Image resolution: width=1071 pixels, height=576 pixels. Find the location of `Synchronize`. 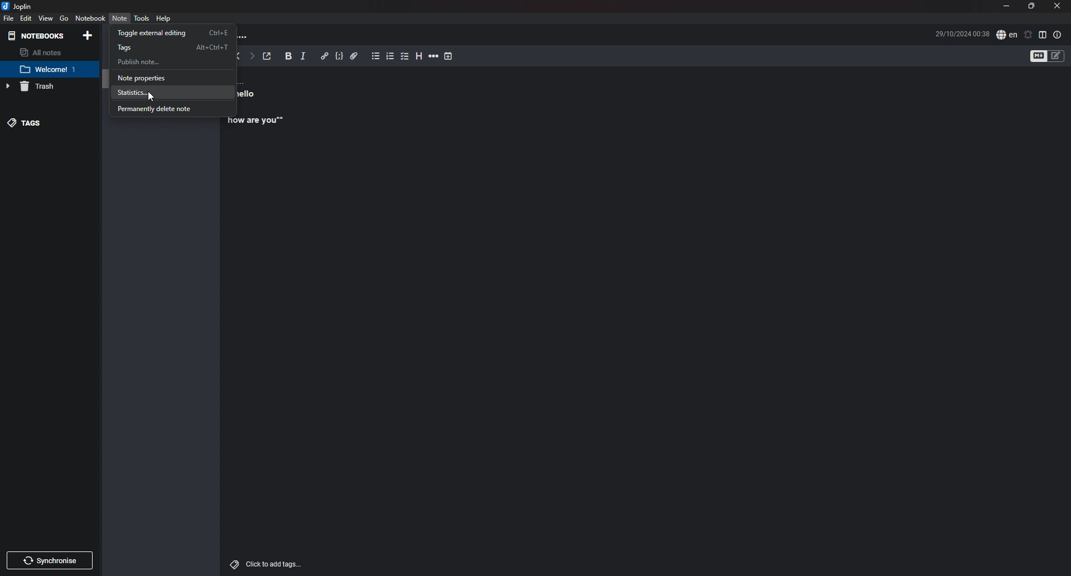

Synchronize is located at coordinates (51, 559).